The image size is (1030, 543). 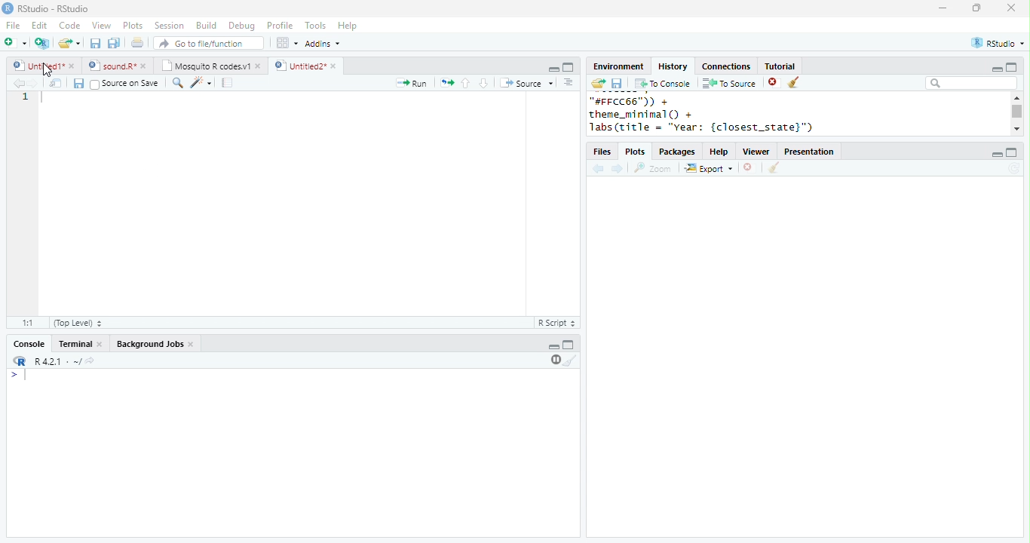 I want to click on Export, so click(x=708, y=167).